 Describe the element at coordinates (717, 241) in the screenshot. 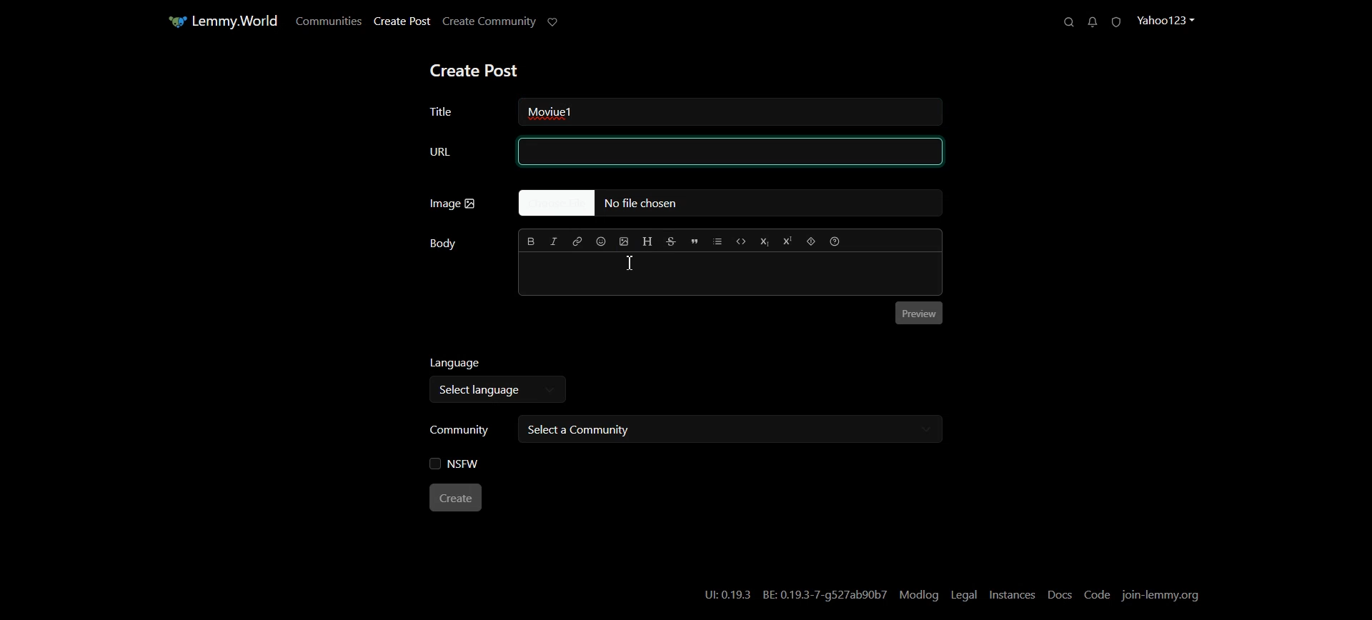

I see `List` at that location.